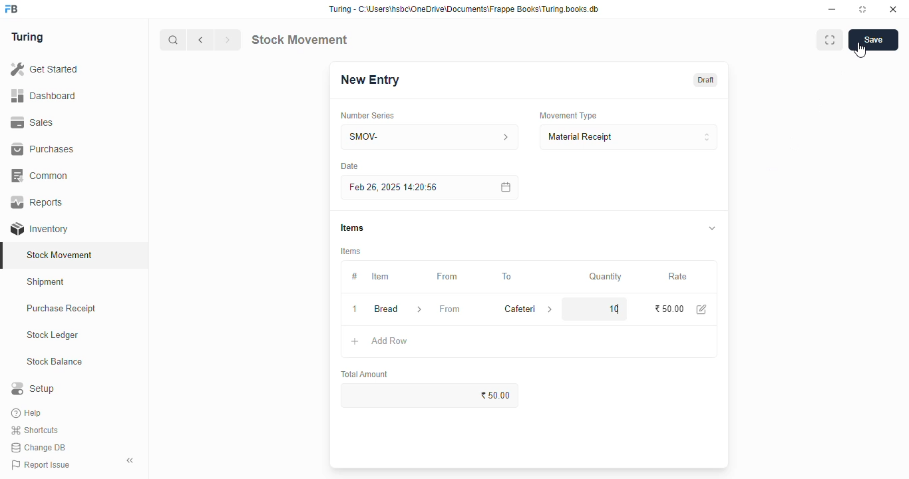  I want to click on turing, so click(28, 37).